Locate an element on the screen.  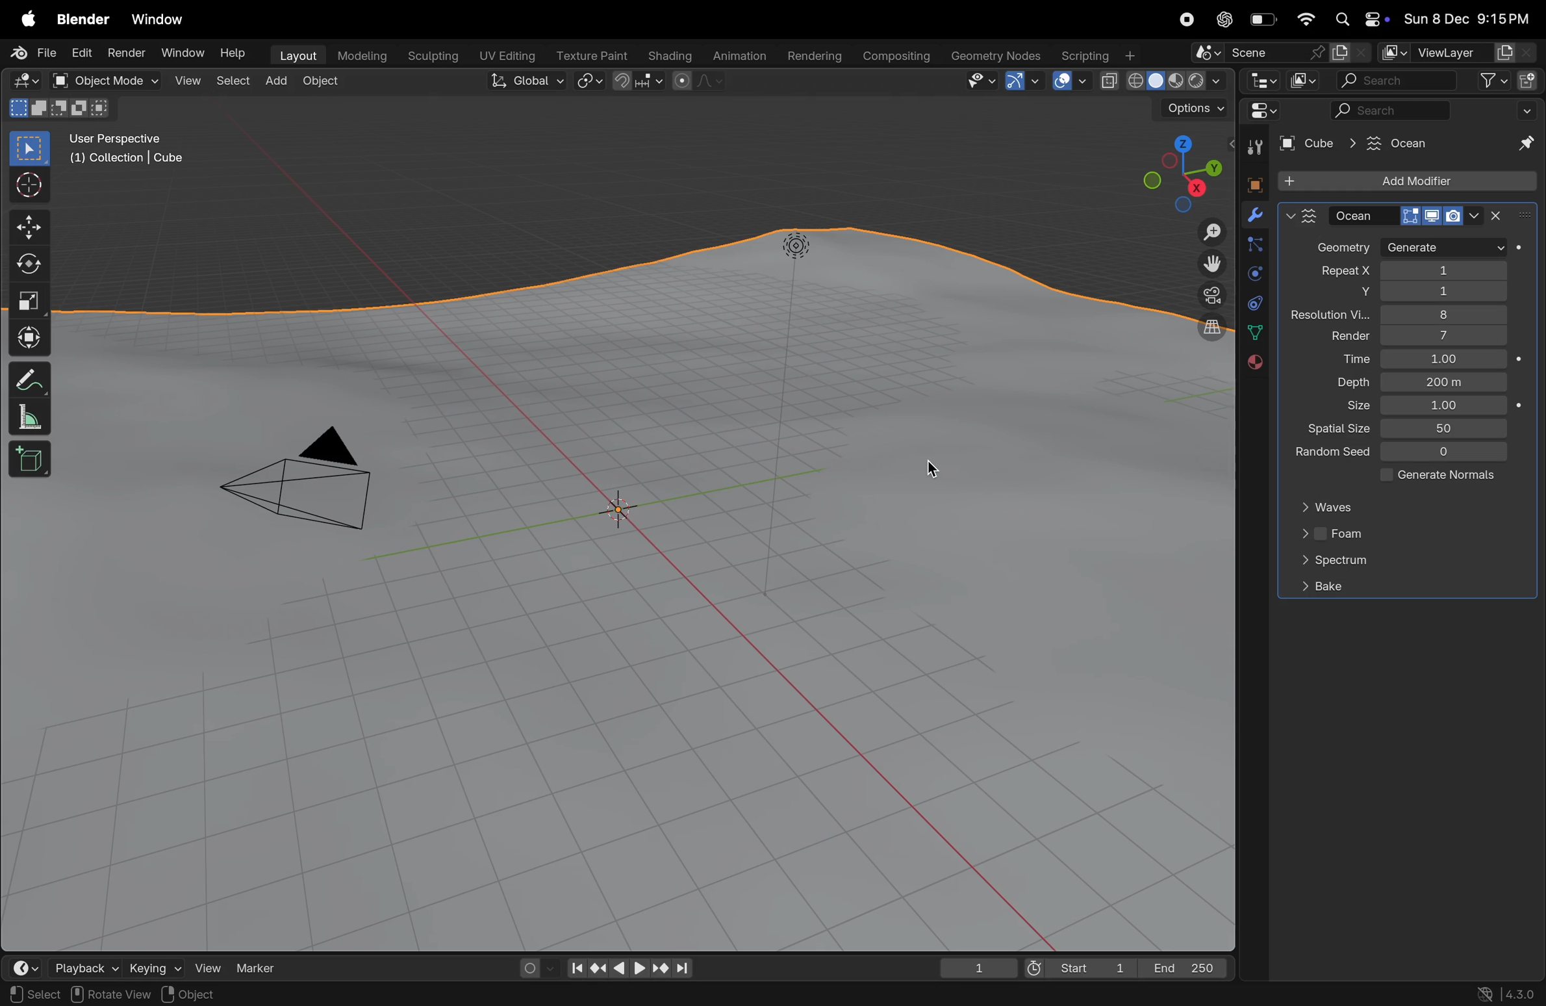
spatial size is located at coordinates (1333, 430).